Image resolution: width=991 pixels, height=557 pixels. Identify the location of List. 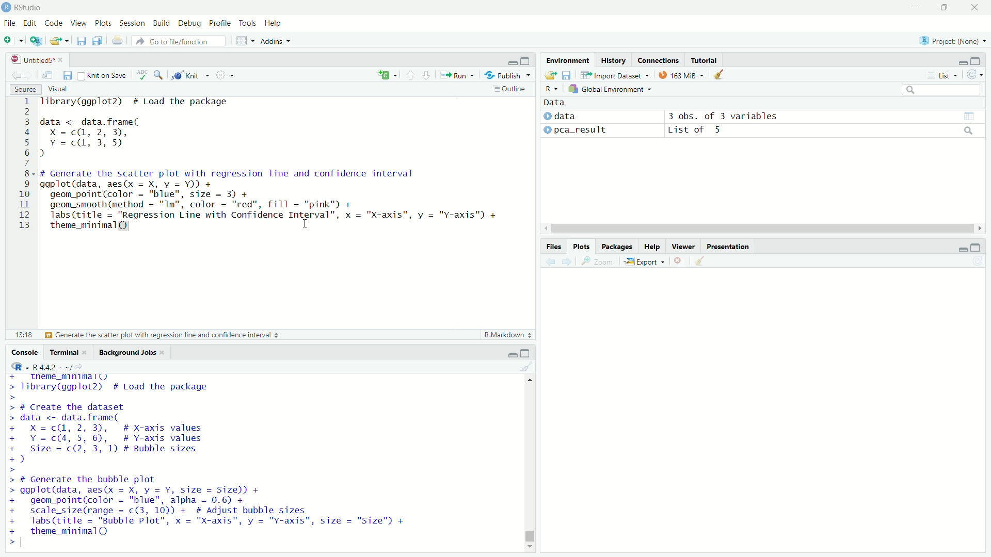
(941, 75).